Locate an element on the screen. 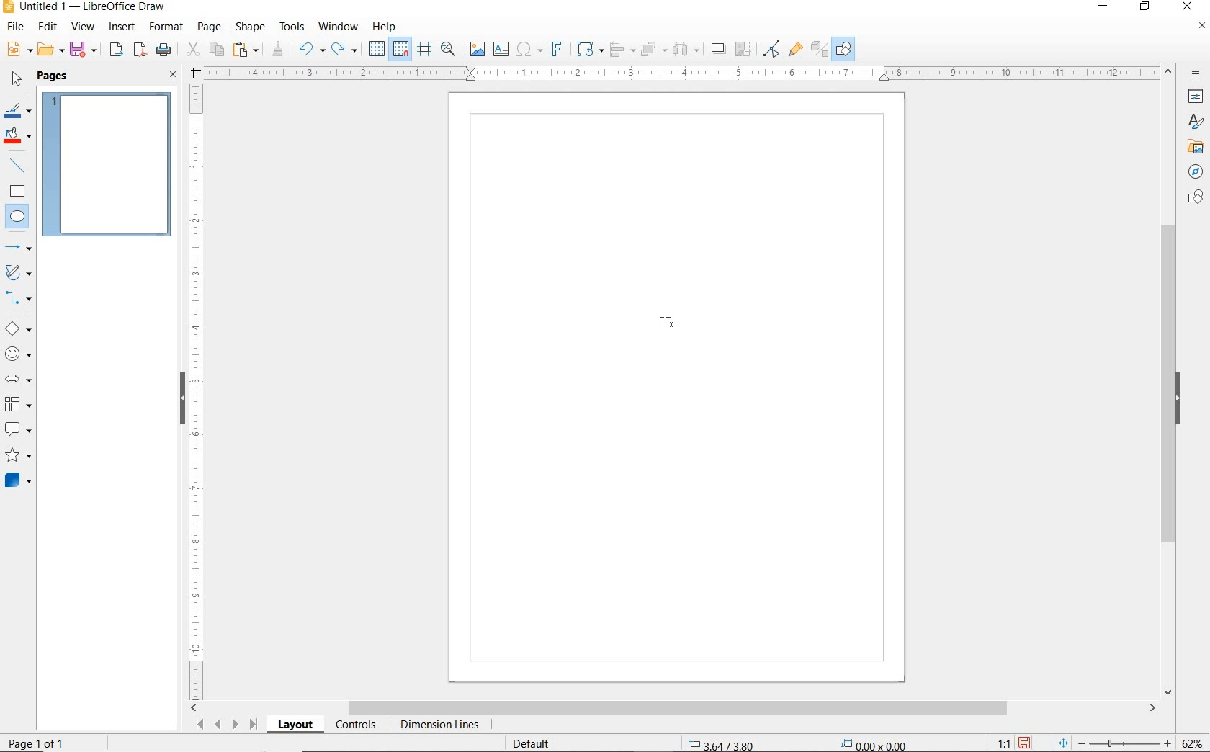 The height and width of the screenshot is (752, 1210). CUT is located at coordinates (193, 50).